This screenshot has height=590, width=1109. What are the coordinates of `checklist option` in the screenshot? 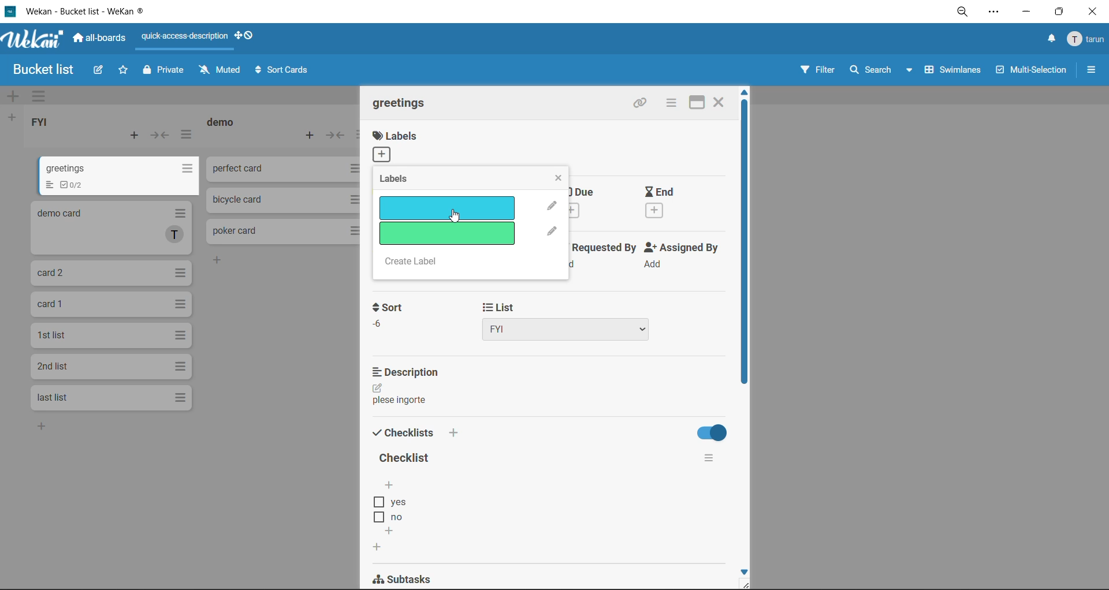 It's located at (395, 516).